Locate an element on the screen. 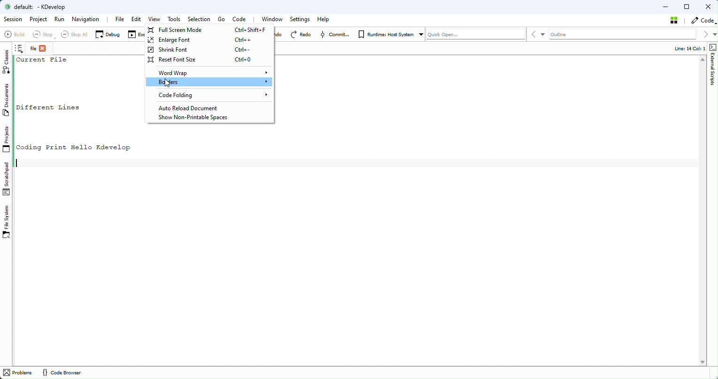 Image resolution: width=718 pixels, height=379 pixels. World map is located at coordinates (210, 72).